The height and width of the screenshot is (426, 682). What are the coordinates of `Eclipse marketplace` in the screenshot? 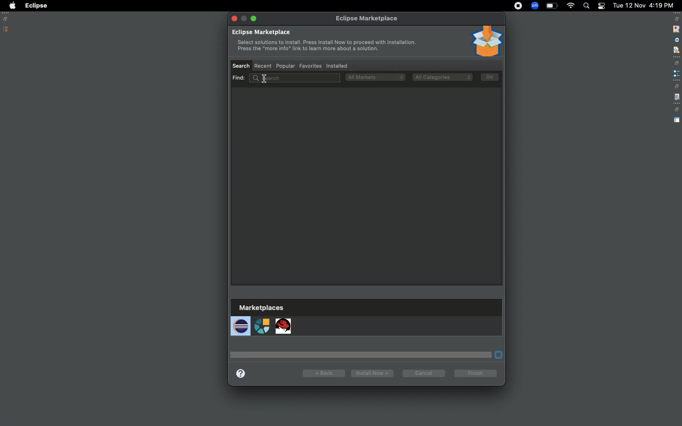 It's located at (323, 42).